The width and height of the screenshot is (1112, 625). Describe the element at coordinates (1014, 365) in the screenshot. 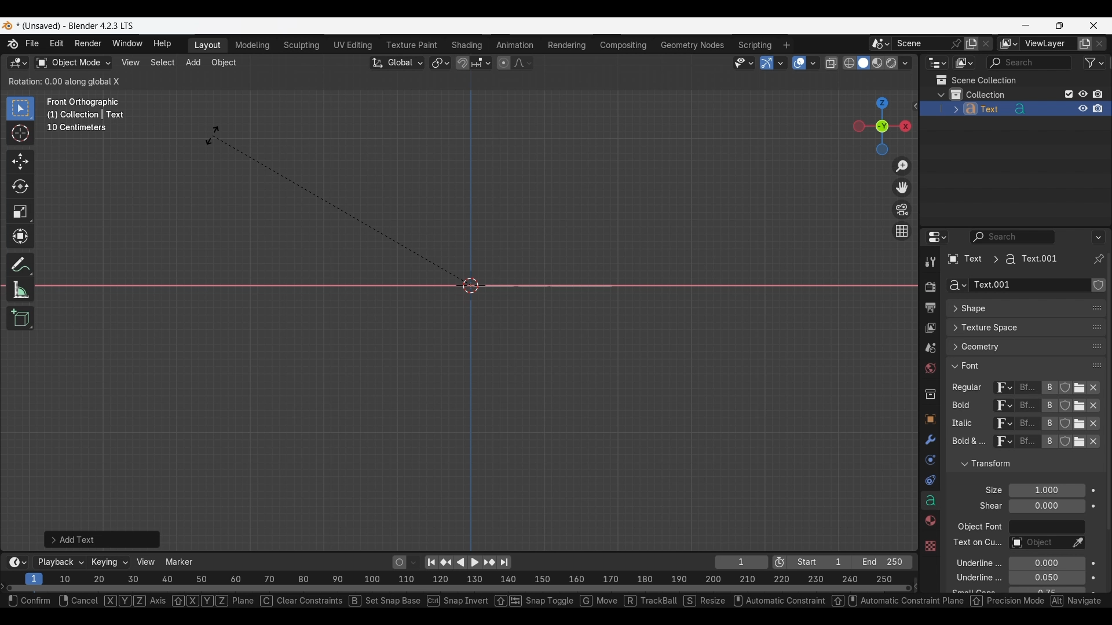

I see `Click to collapse Font` at that location.